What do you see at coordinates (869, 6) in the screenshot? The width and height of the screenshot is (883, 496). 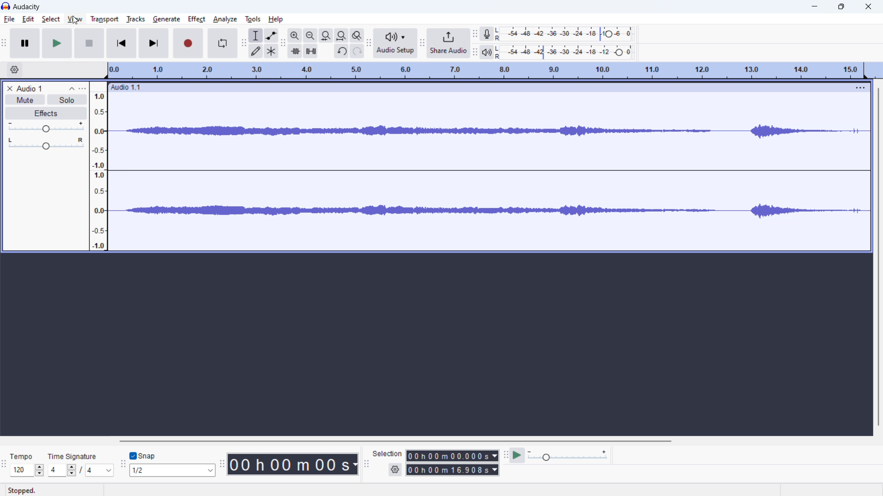 I see `close` at bounding box center [869, 6].